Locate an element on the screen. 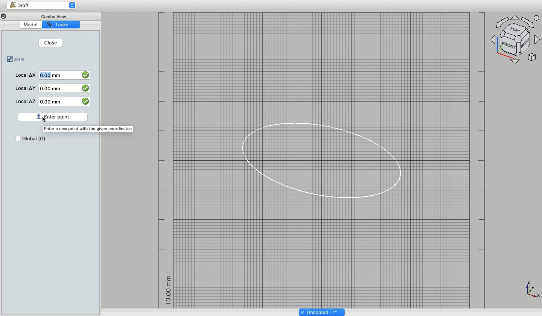 The width and height of the screenshot is (542, 316). Scale is located at coordinates (15, 59).